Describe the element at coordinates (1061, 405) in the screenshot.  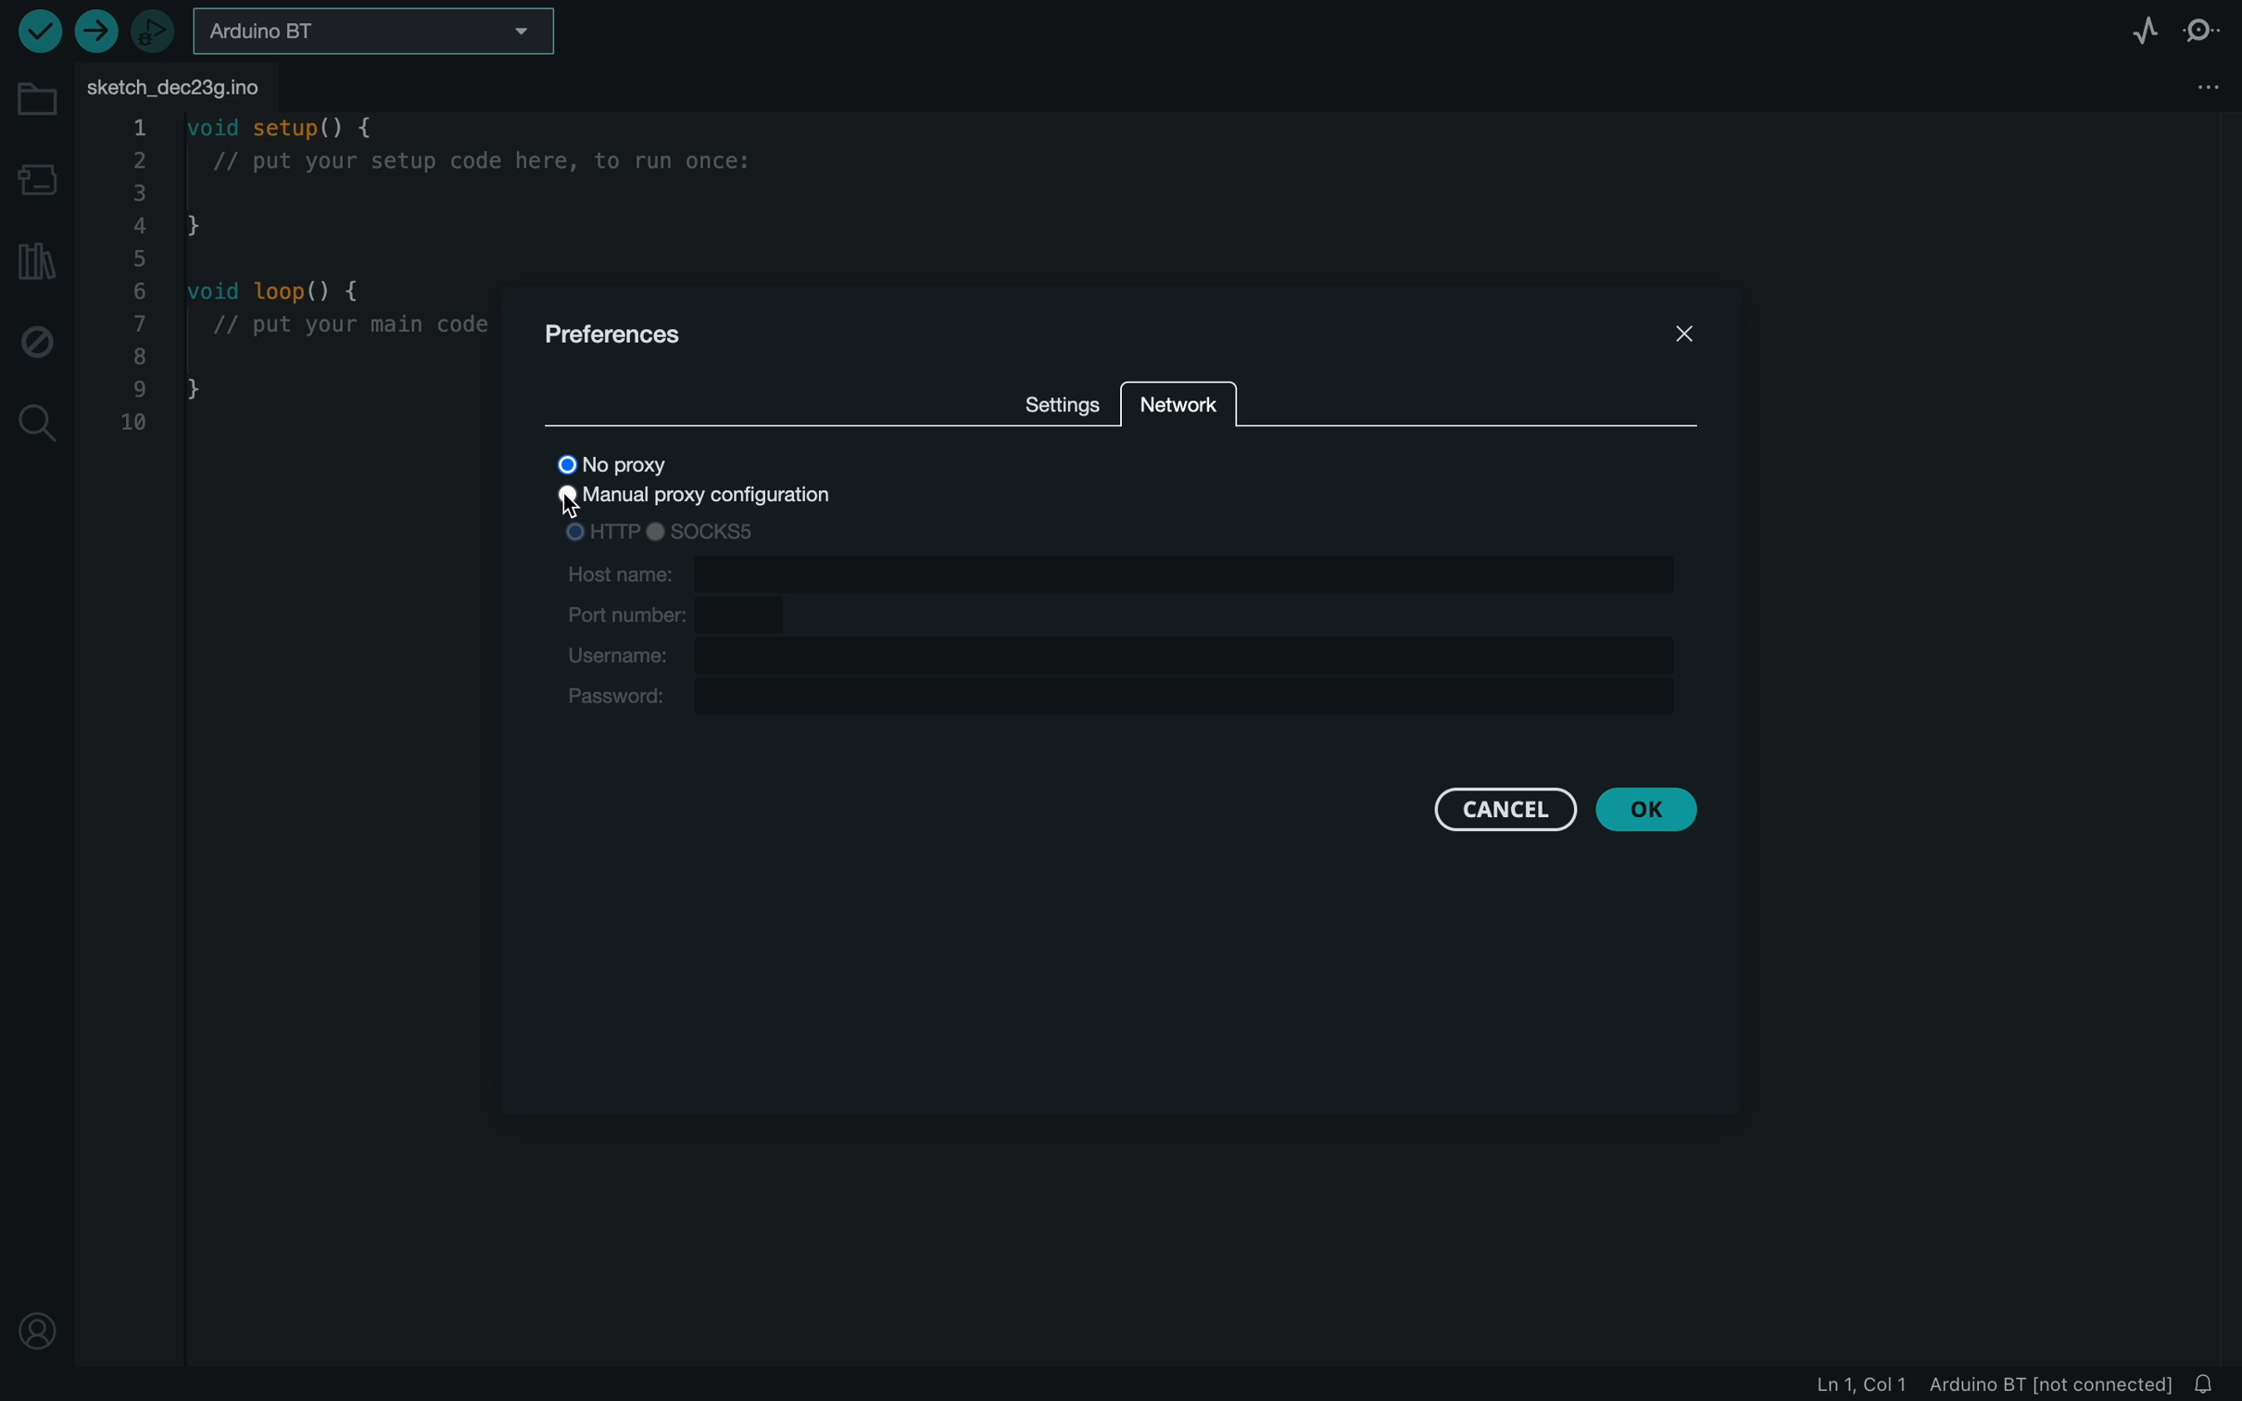
I see `settings` at that location.